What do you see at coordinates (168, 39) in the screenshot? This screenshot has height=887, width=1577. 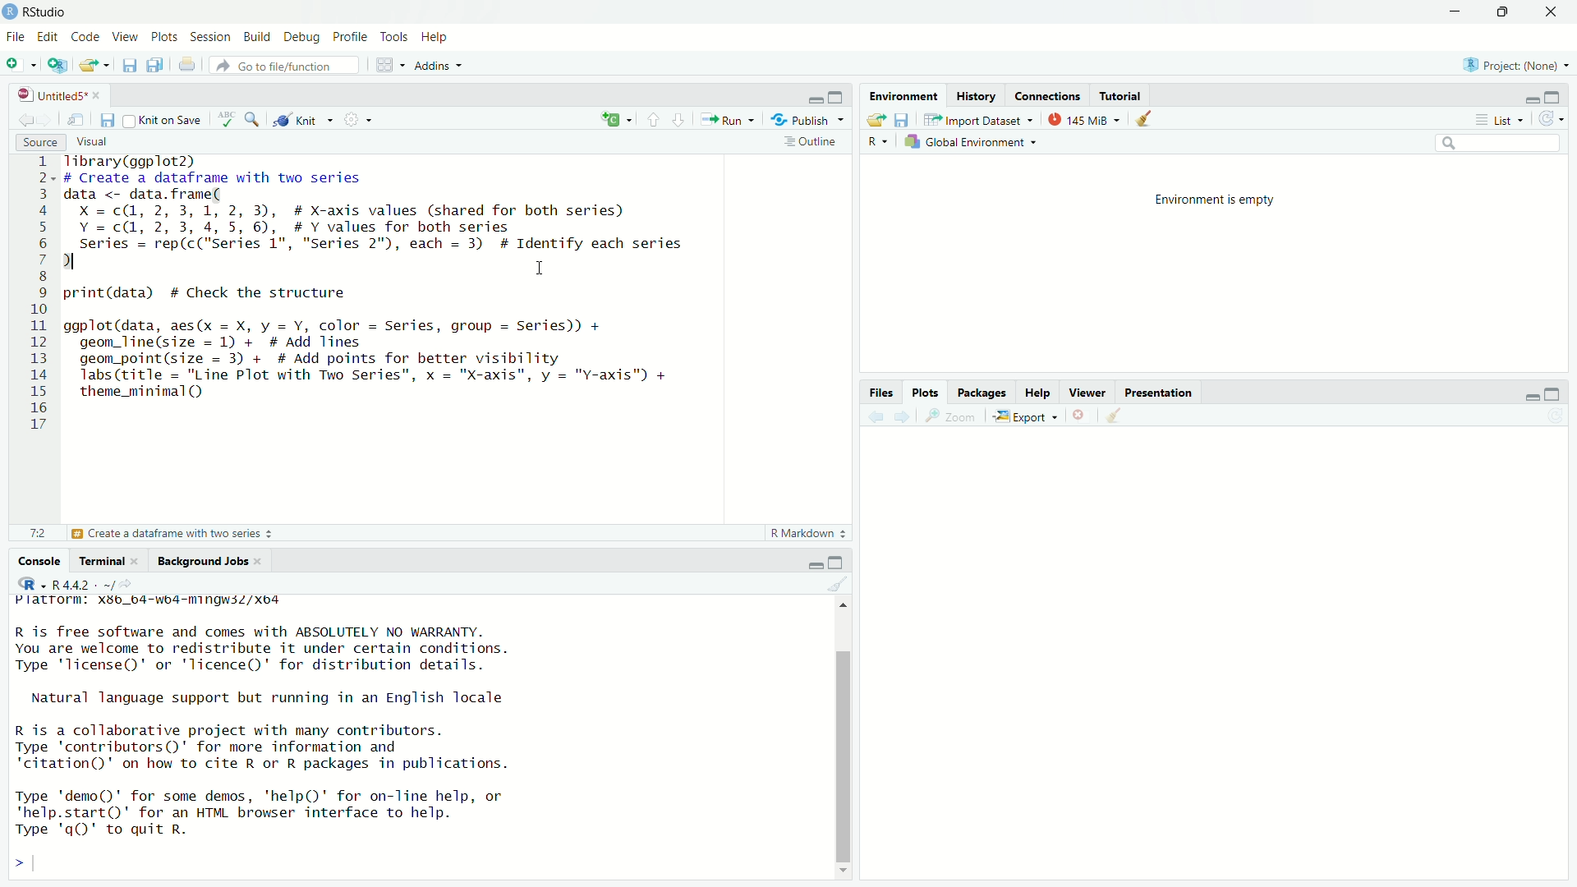 I see `Plots` at bounding box center [168, 39].